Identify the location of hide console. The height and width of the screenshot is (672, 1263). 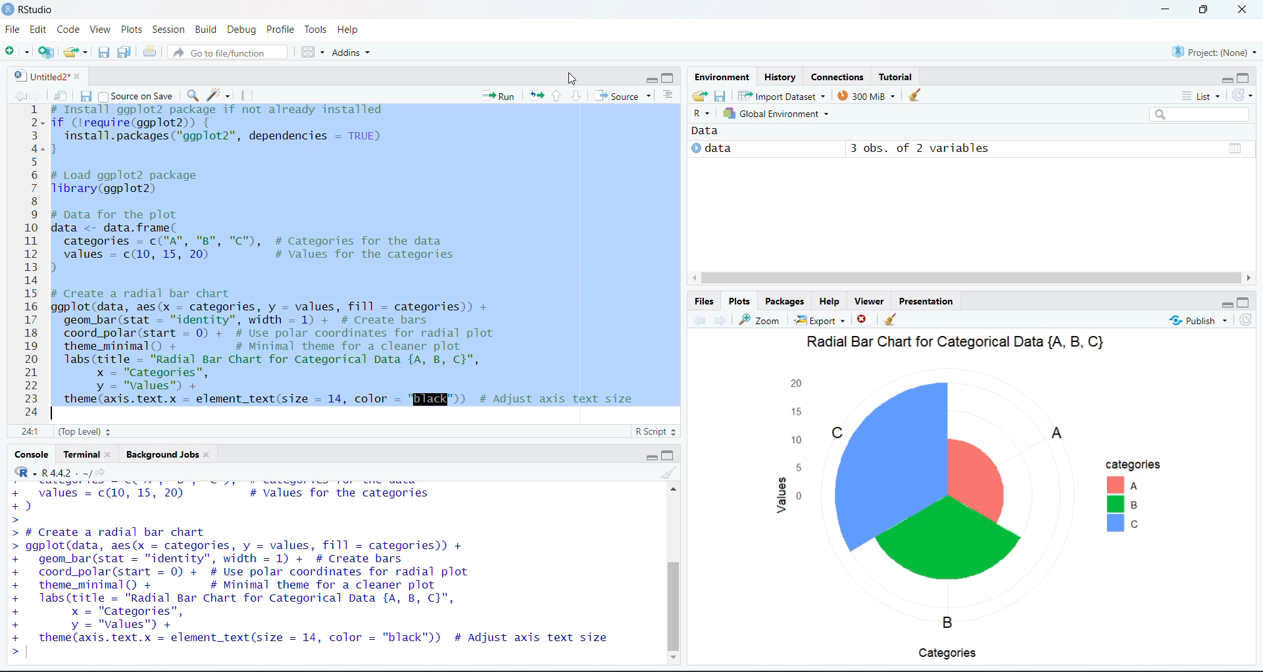
(670, 79).